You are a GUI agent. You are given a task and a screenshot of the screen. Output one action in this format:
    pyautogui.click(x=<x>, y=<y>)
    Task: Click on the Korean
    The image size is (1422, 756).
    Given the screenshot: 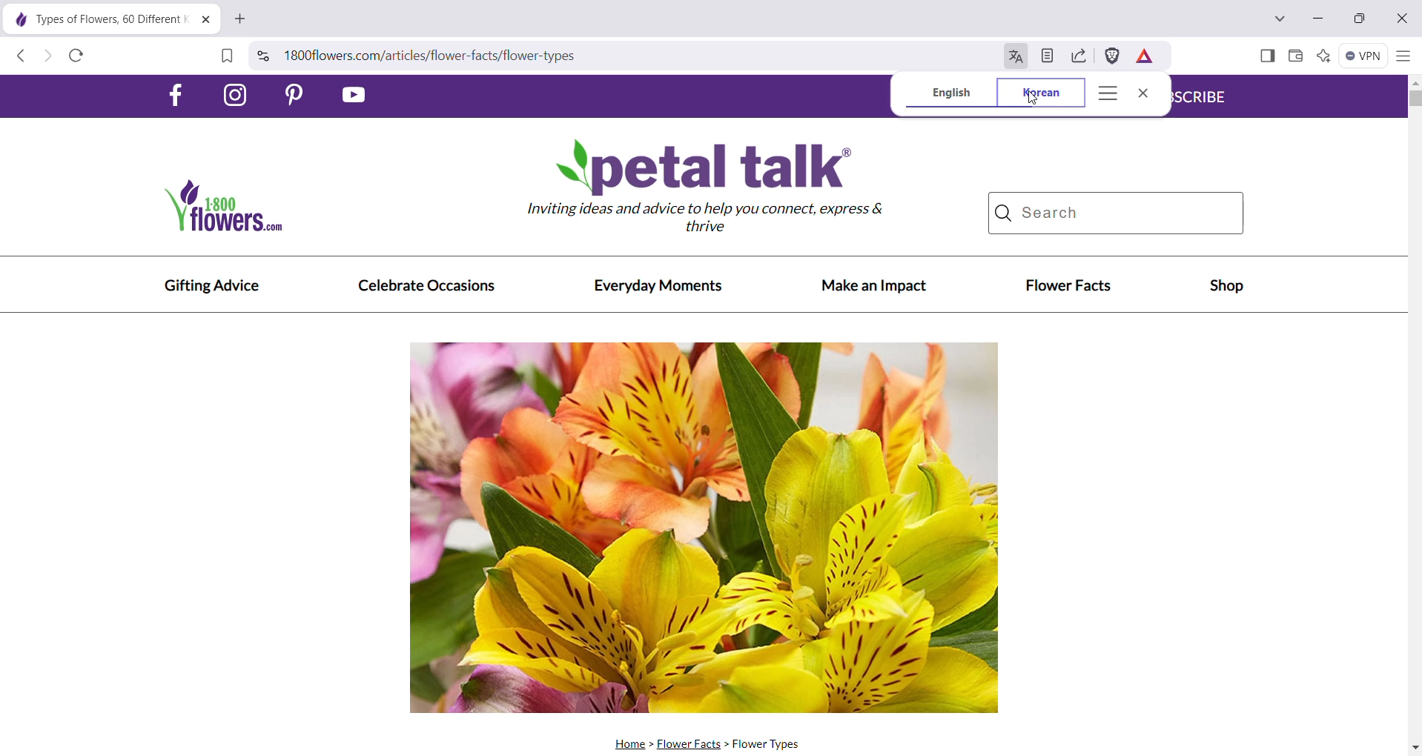 What is the action you would take?
    pyautogui.click(x=1040, y=93)
    